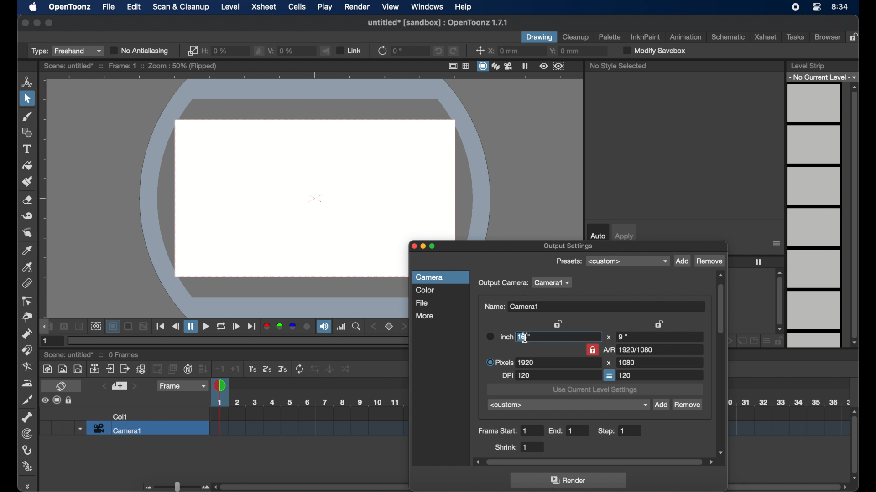  I want to click on tracker tool, so click(26, 434).